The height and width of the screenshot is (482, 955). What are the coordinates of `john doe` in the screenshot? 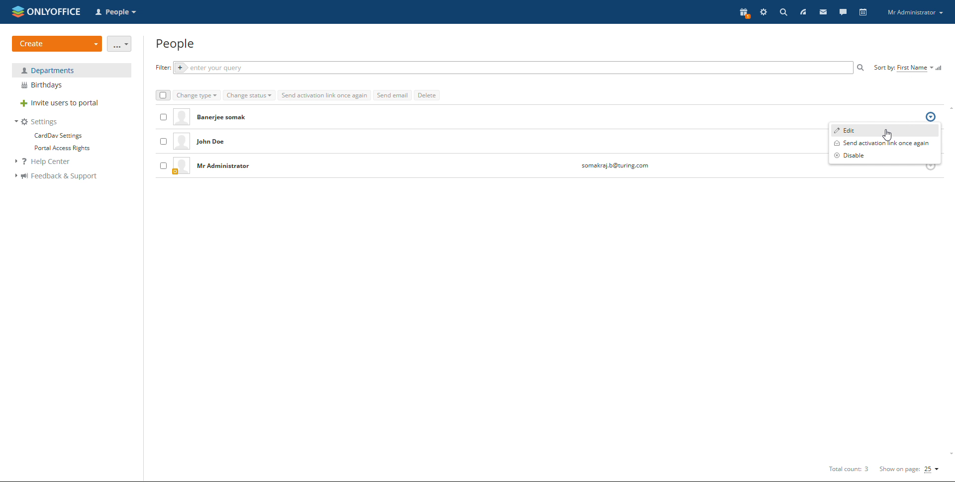 It's located at (220, 143).